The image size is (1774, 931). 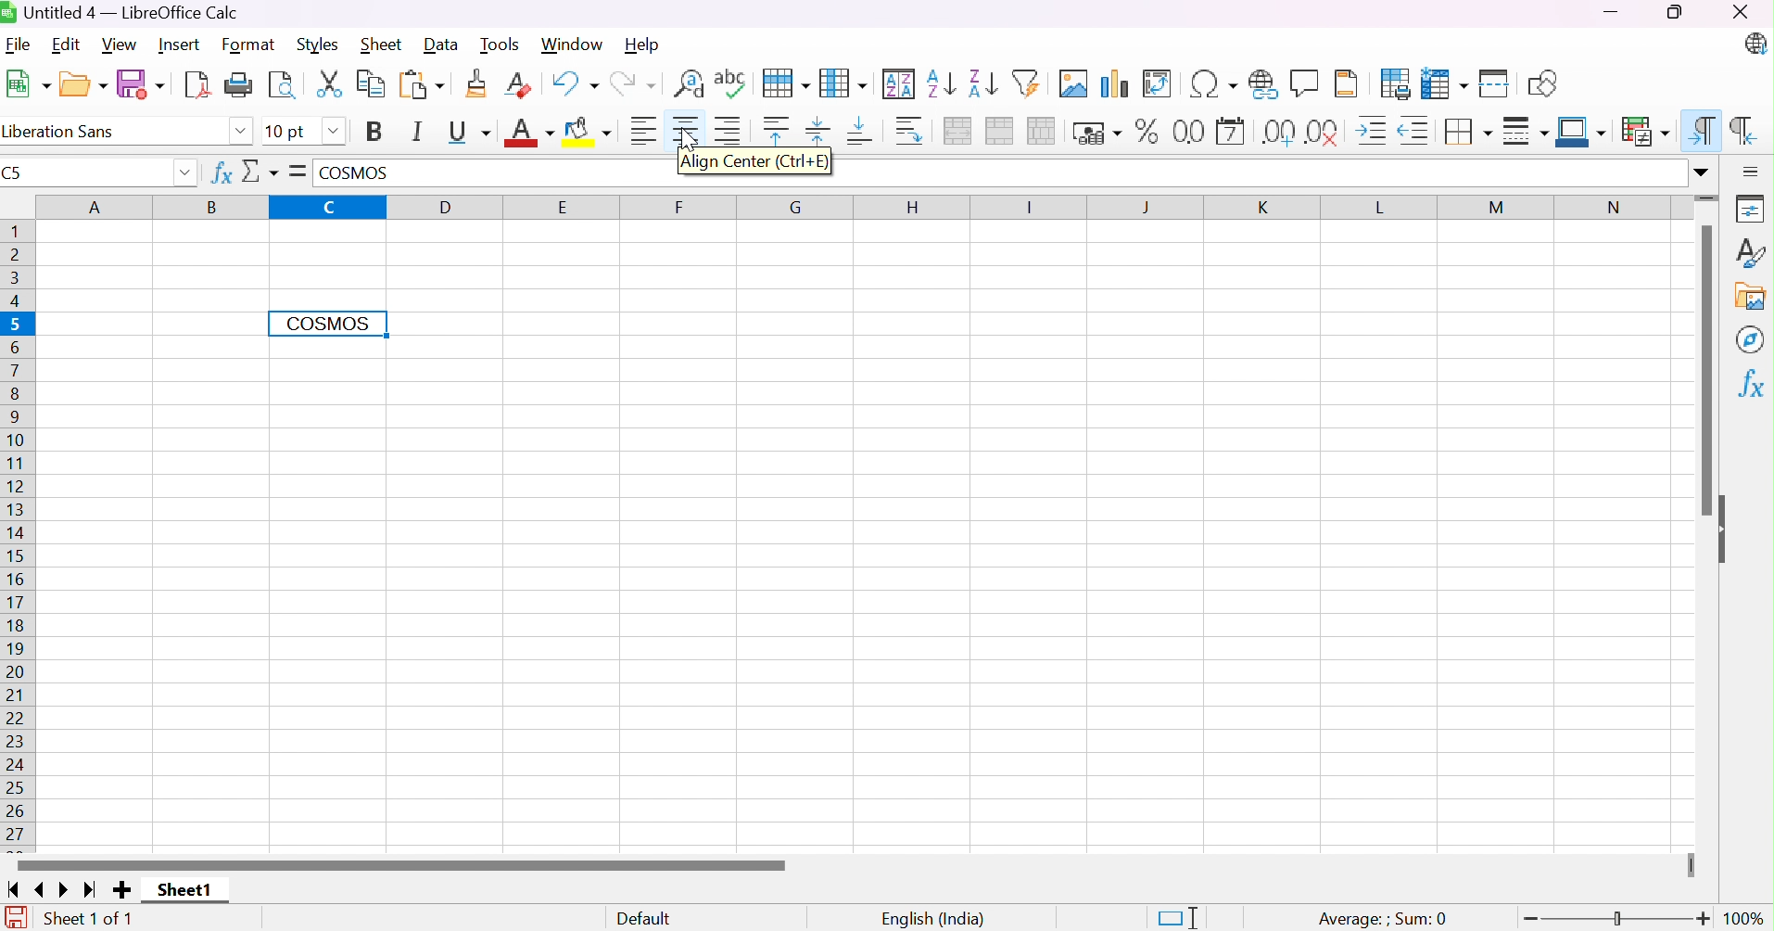 I want to click on Clone Formatting, so click(x=479, y=83).